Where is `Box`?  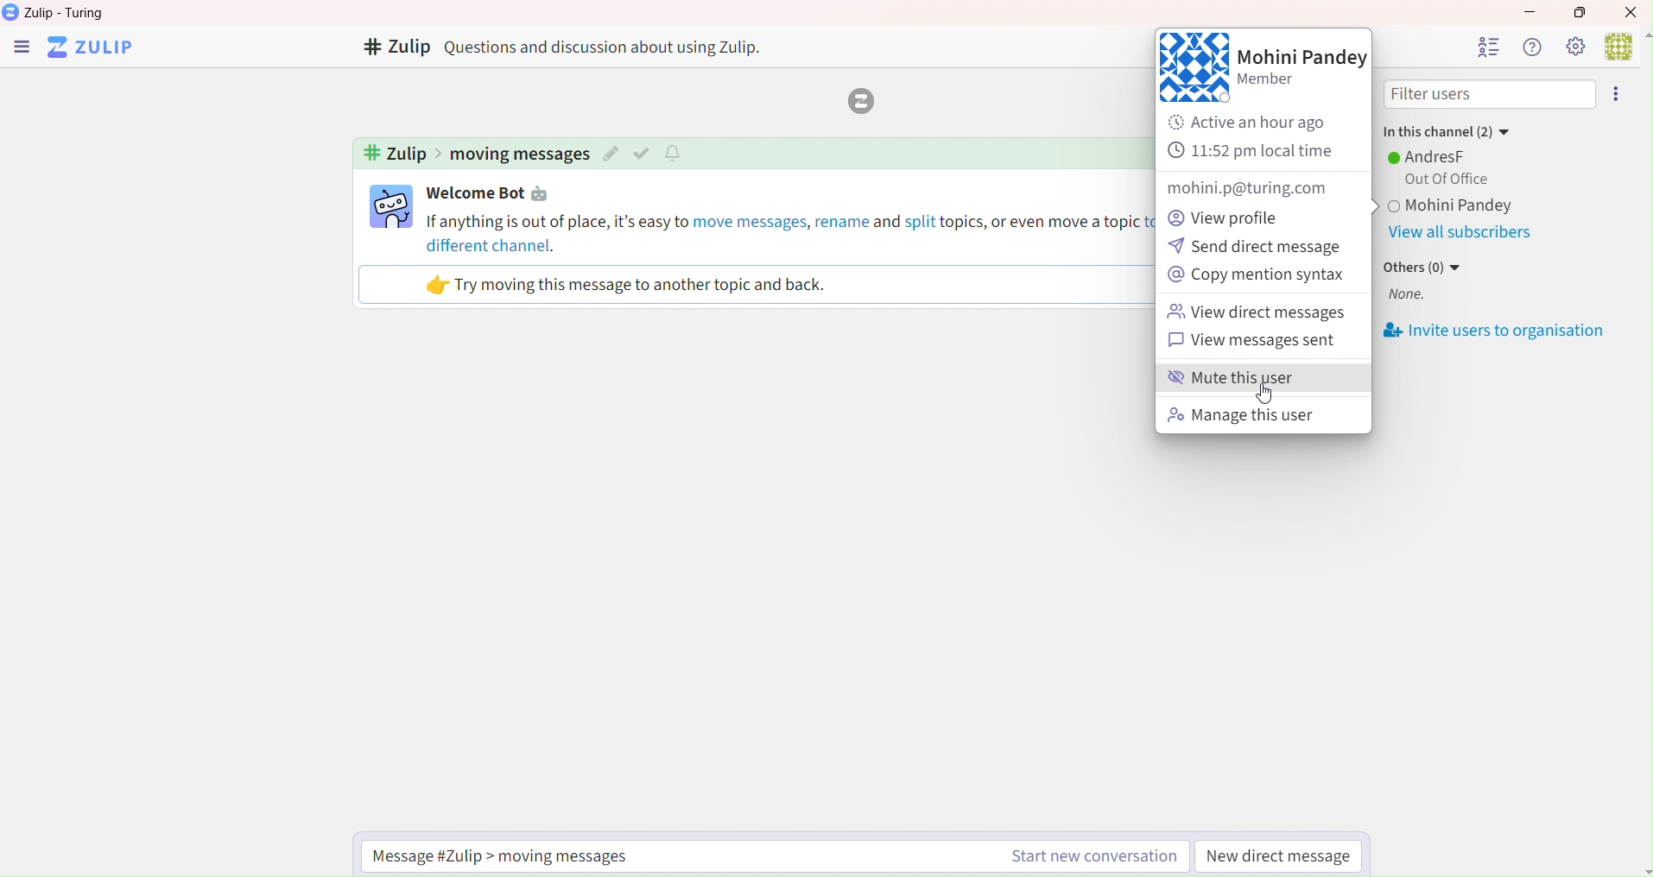
Box is located at coordinates (1586, 12).